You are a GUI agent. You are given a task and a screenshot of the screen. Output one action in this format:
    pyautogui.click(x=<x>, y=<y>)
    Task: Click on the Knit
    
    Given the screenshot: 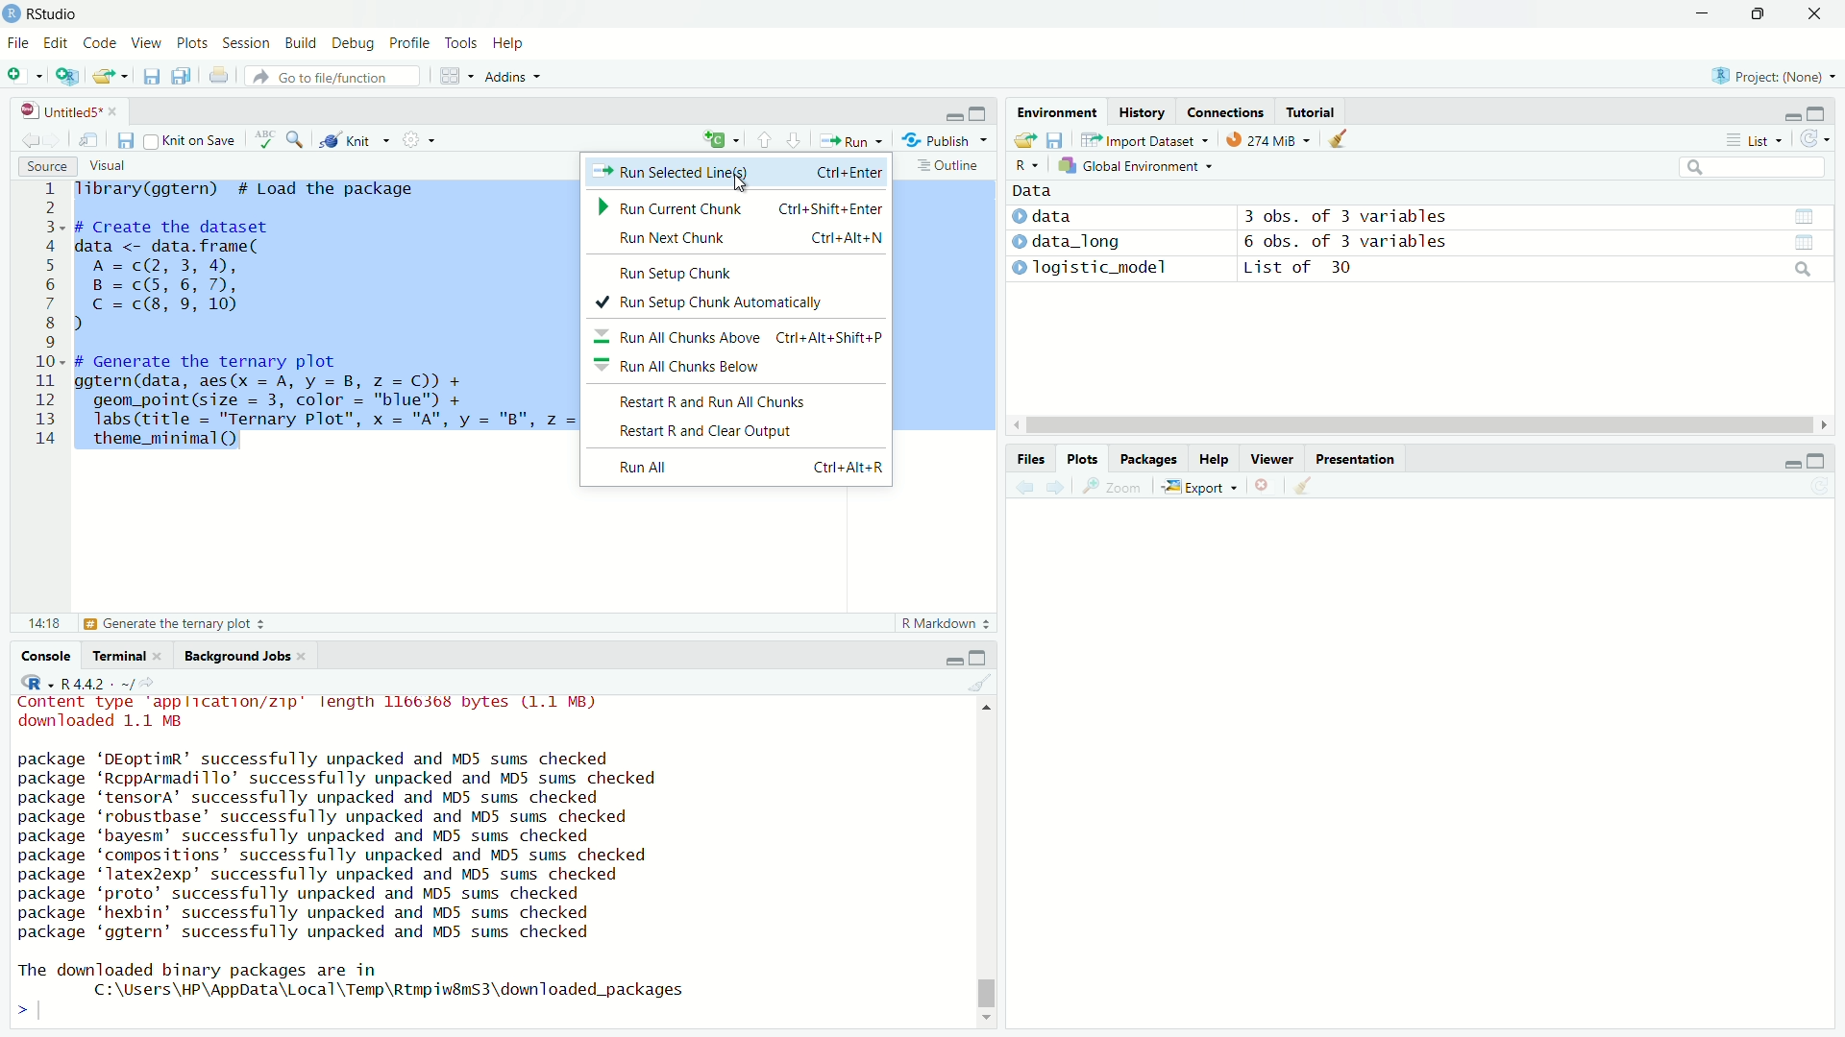 What is the action you would take?
    pyautogui.click(x=356, y=141)
    